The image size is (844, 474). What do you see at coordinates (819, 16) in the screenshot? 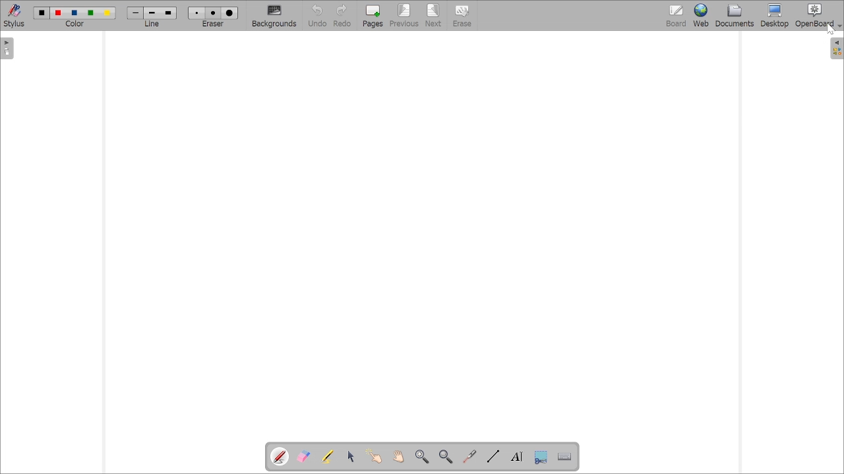
I see `OpenBoard` at bounding box center [819, 16].